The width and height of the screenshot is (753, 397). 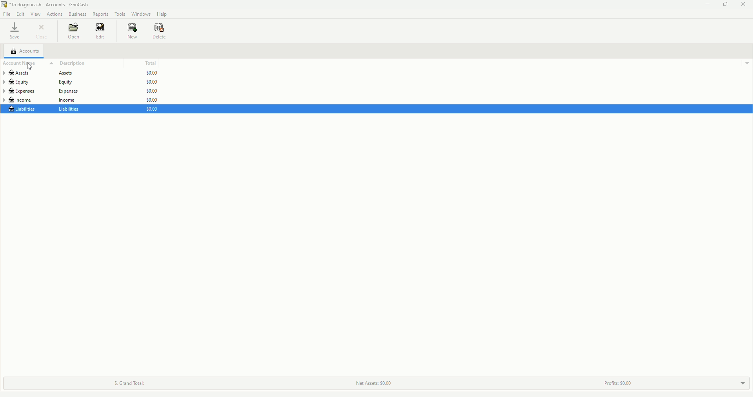 What do you see at coordinates (21, 14) in the screenshot?
I see `Edit` at bounding box center [21, 14].